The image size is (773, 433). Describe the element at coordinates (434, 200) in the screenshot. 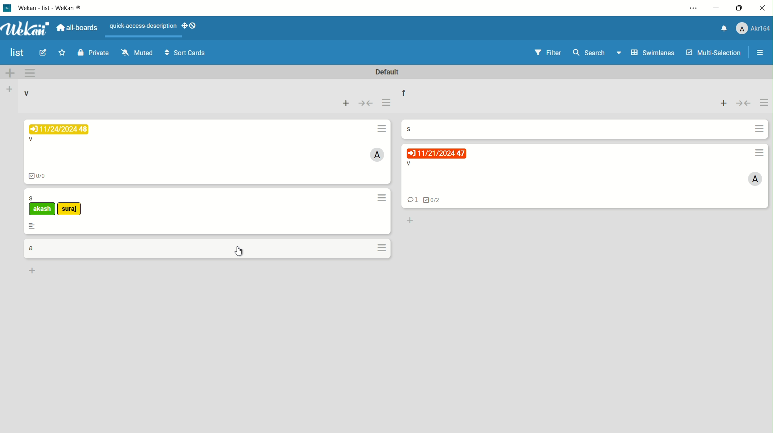

I see `checklist` at that location.